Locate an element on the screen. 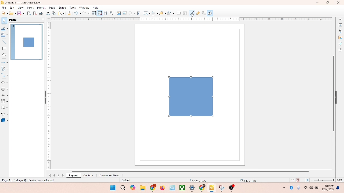 Image resolution: width=344 pixels, height=193 pixels. windows is located at coordinates (112, 188).